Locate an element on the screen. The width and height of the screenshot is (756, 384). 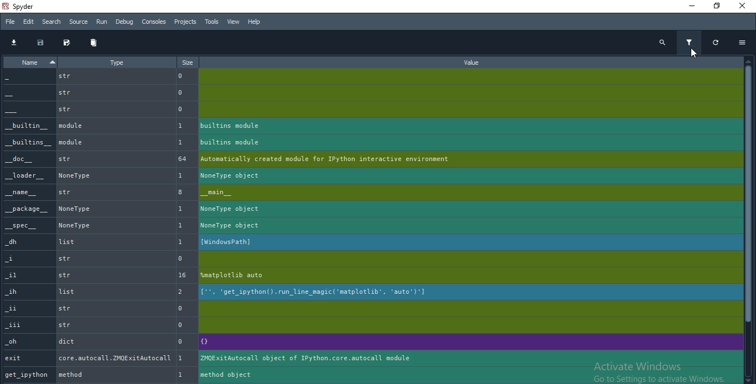
Help is located at coordinates (254, 22).